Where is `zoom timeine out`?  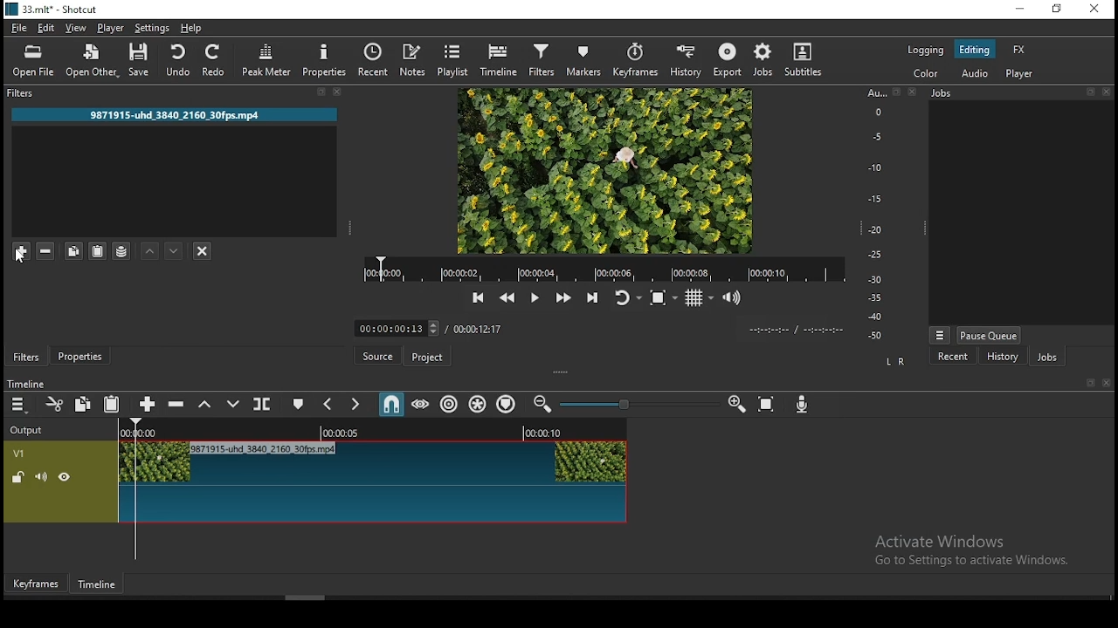 zoom timeine out is located at coordinates (541, 406).